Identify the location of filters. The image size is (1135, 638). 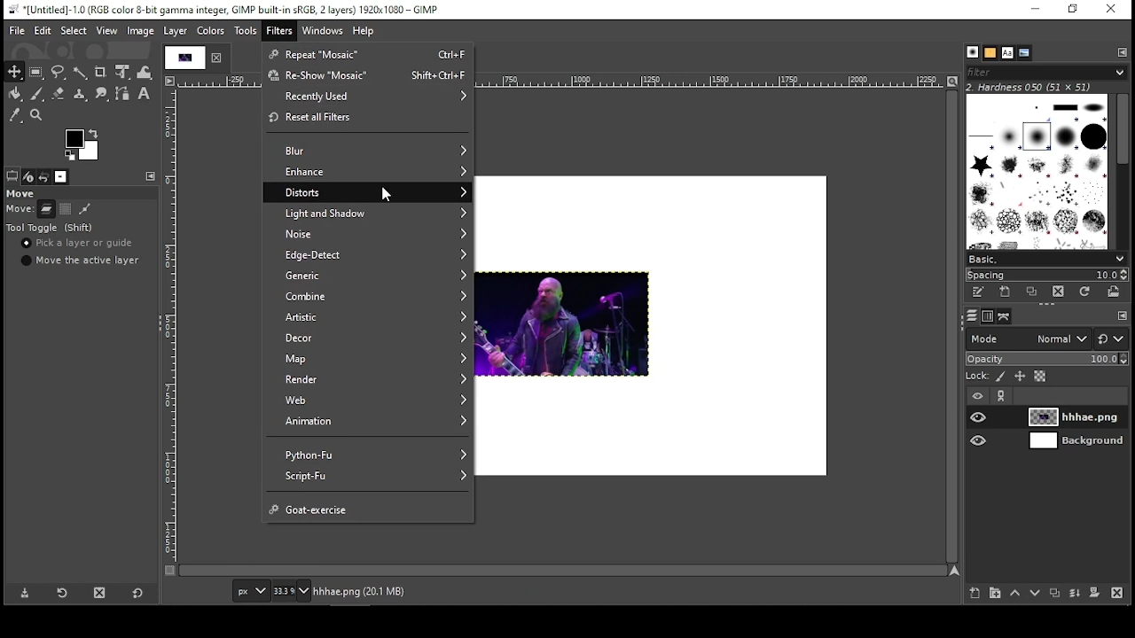
(278, 28).